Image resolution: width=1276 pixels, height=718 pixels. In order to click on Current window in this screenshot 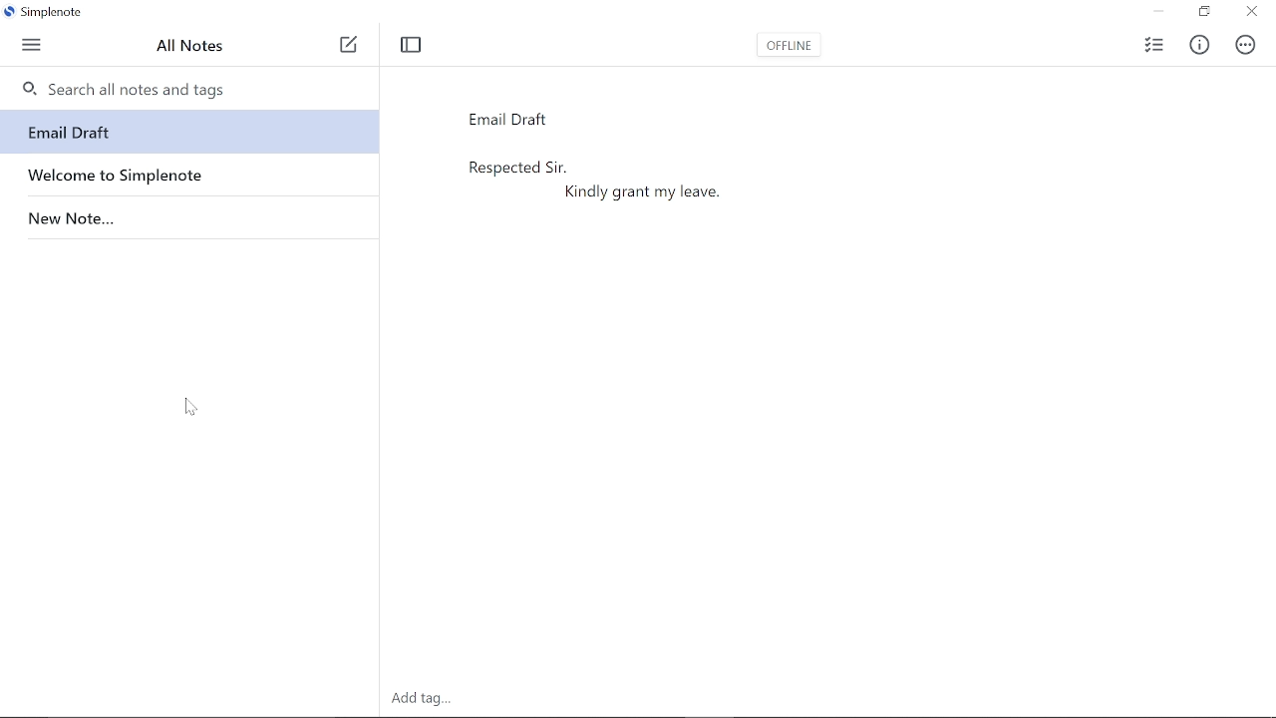, I will do `click(49, 14)`.